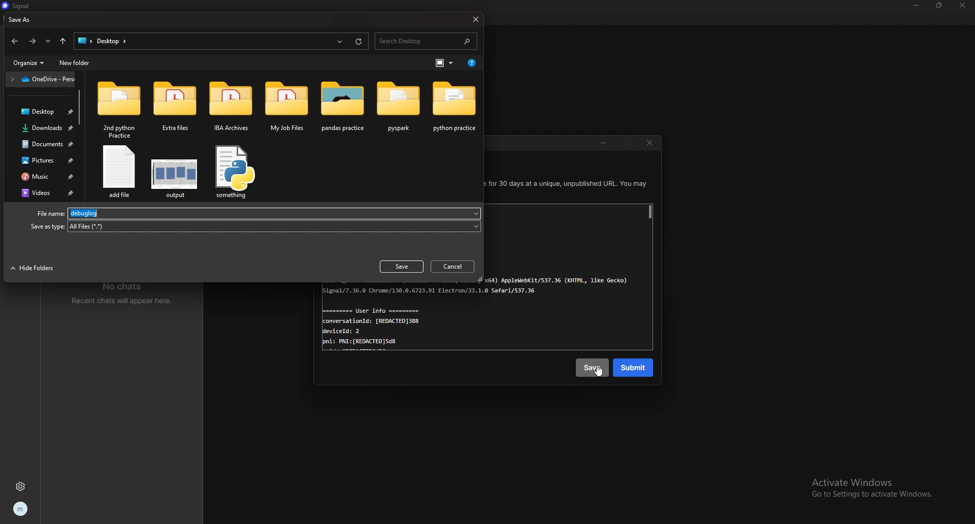 Image resolution: width=975 pixels, height=524 pixels. I want to click on search desktop, so click(426, 41).